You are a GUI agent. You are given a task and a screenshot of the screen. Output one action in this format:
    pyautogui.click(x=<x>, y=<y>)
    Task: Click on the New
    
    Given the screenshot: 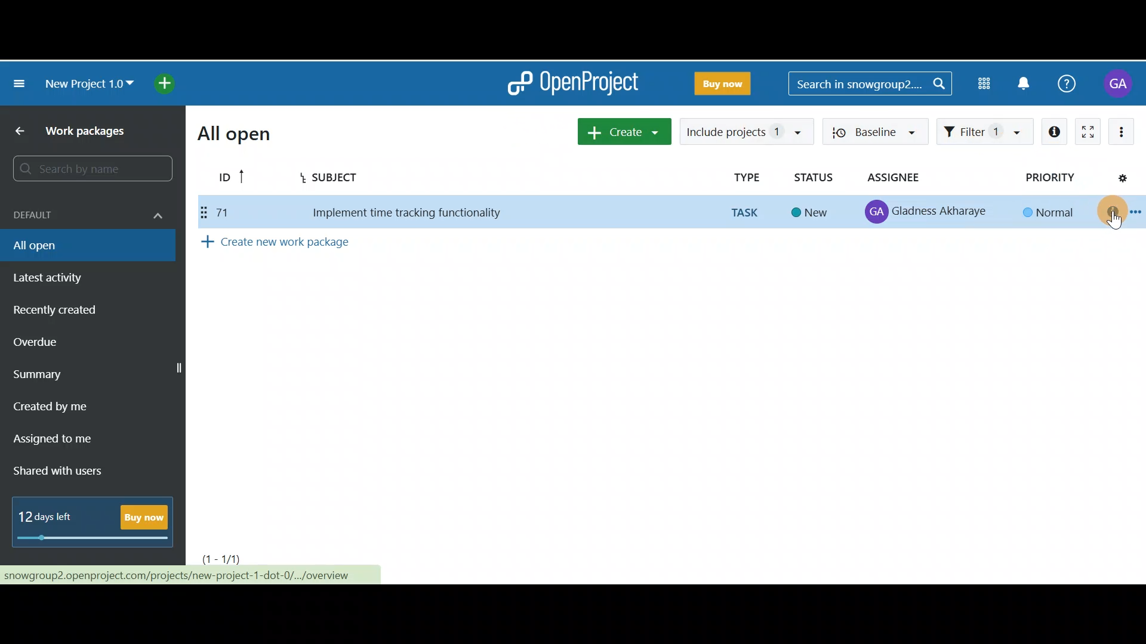 What is the action you would take?
    pyautogui.click(x=811, y=212)
    